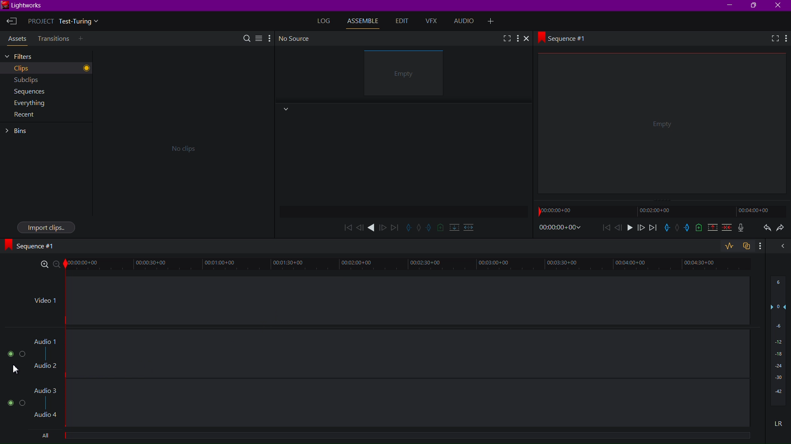 Image resolution: width=791 pixels, height=444 pixels. I want to click on Source View, so click(406, 75).